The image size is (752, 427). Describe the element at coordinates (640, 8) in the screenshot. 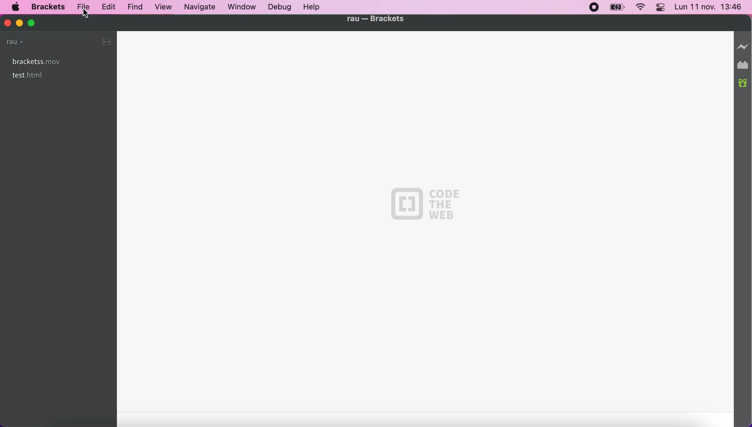

I see `wifi` at that location.